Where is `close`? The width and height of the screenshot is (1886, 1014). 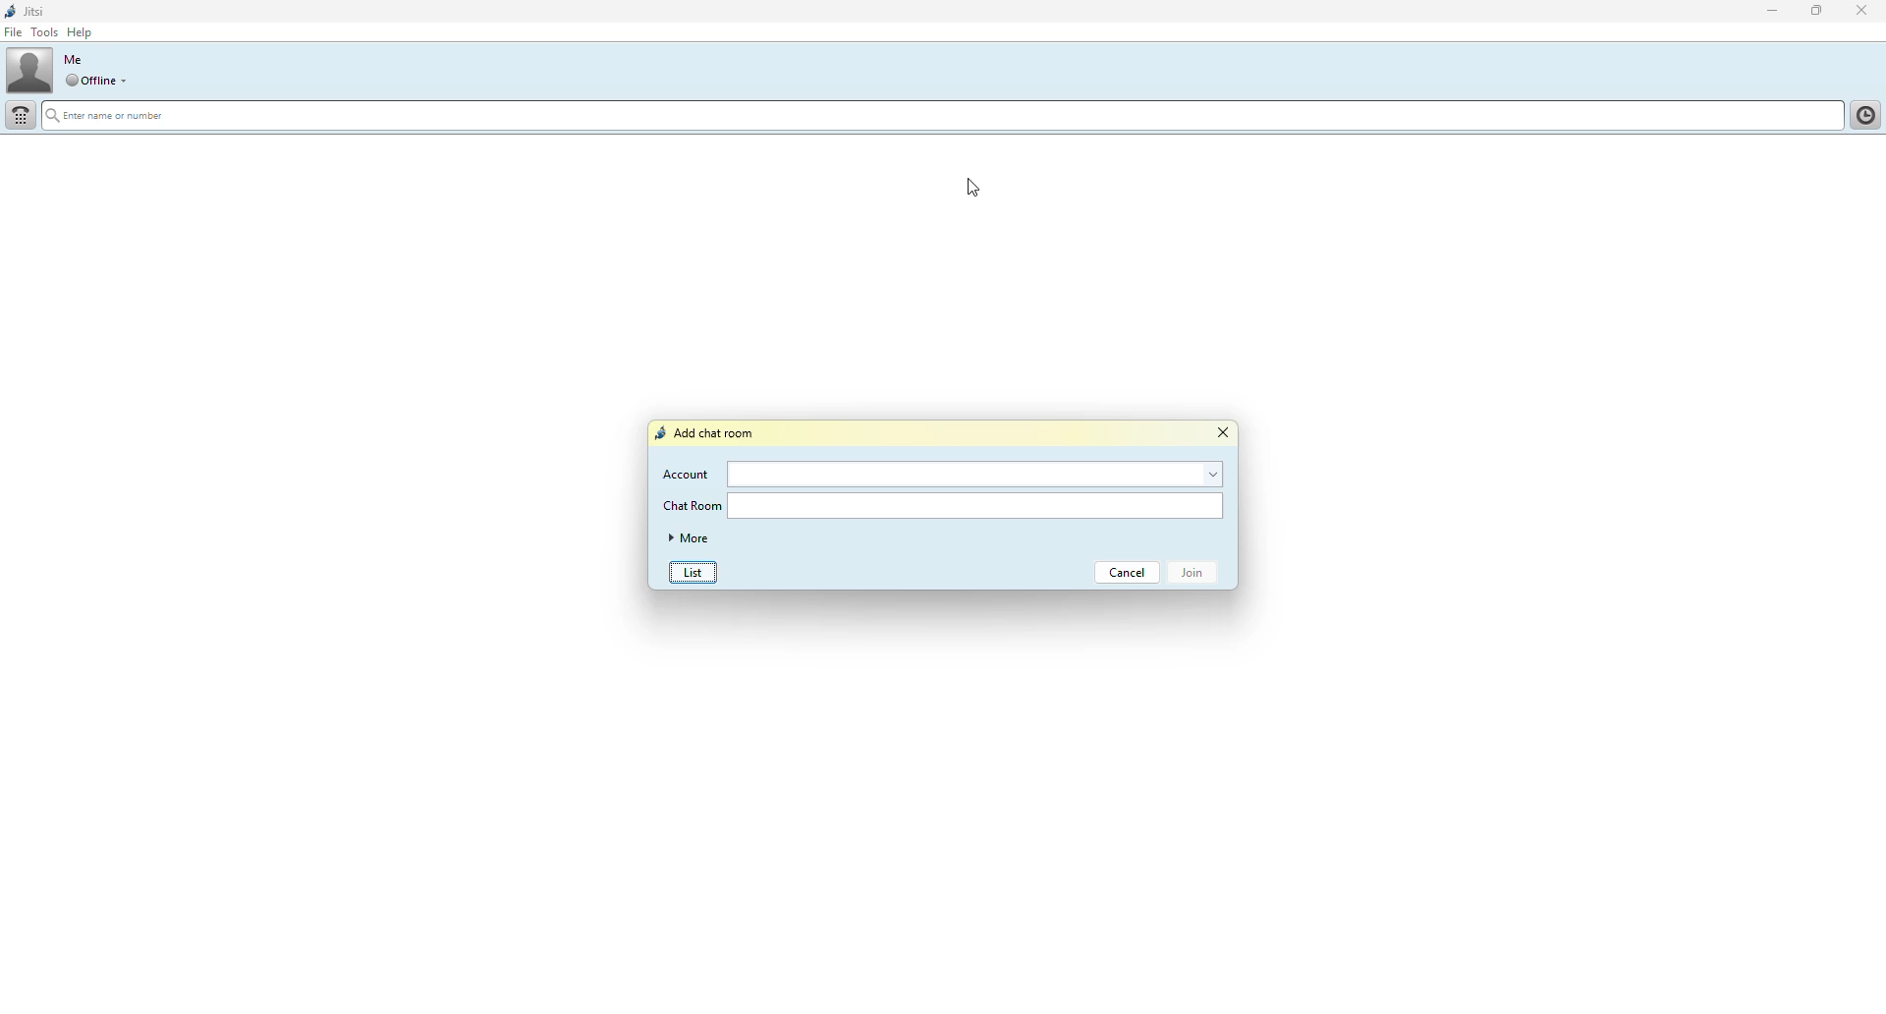 close is located at coordinates (1864, 10).